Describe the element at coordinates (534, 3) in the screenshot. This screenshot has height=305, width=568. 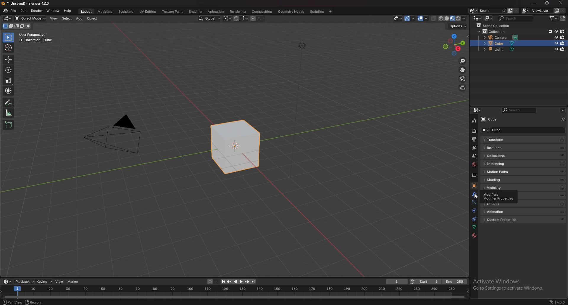
I see `minimize` at that location.